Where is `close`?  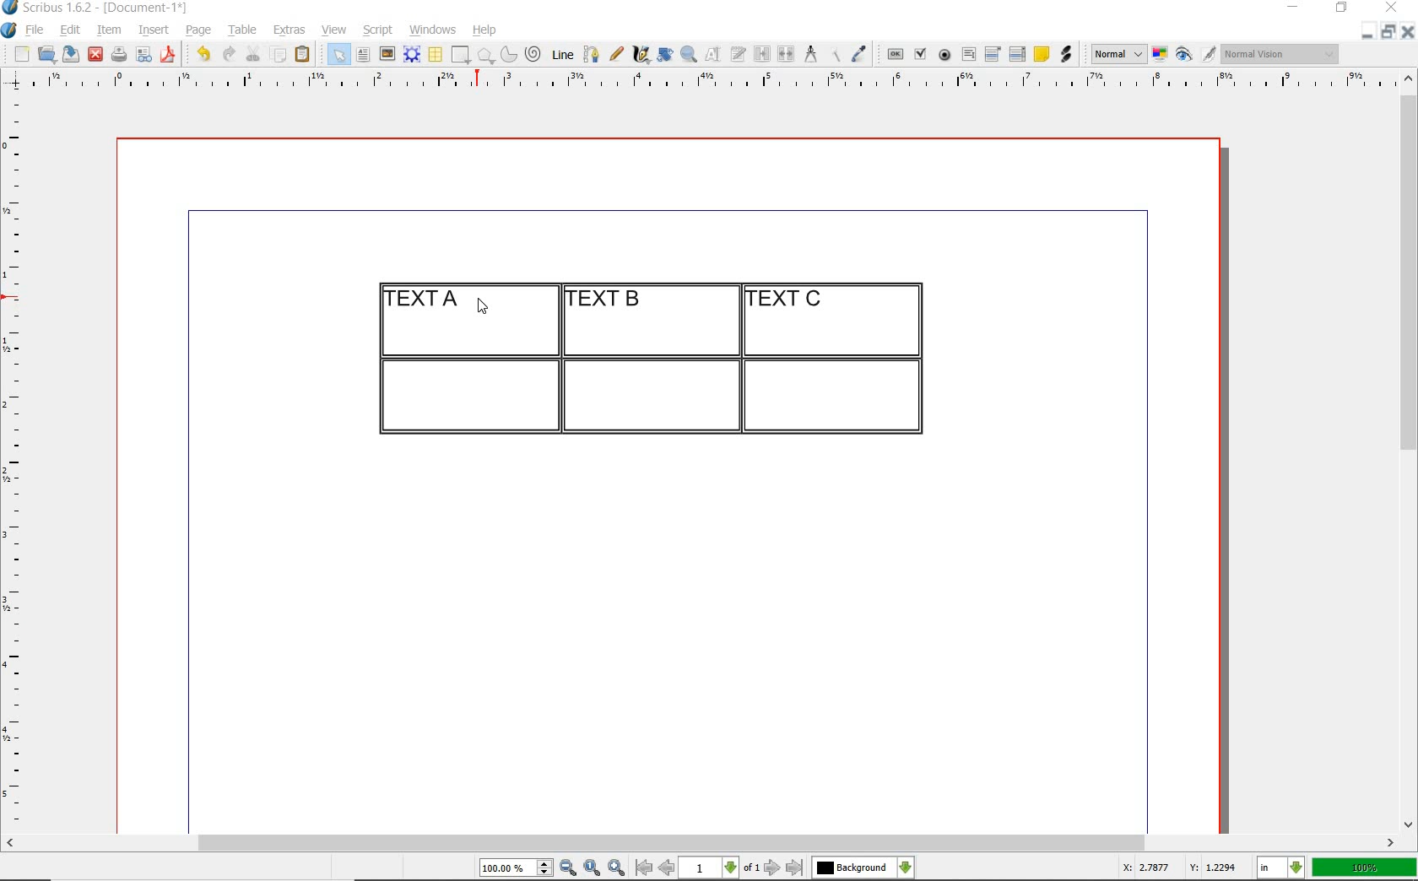
close is located at coordinates (1394, 7).